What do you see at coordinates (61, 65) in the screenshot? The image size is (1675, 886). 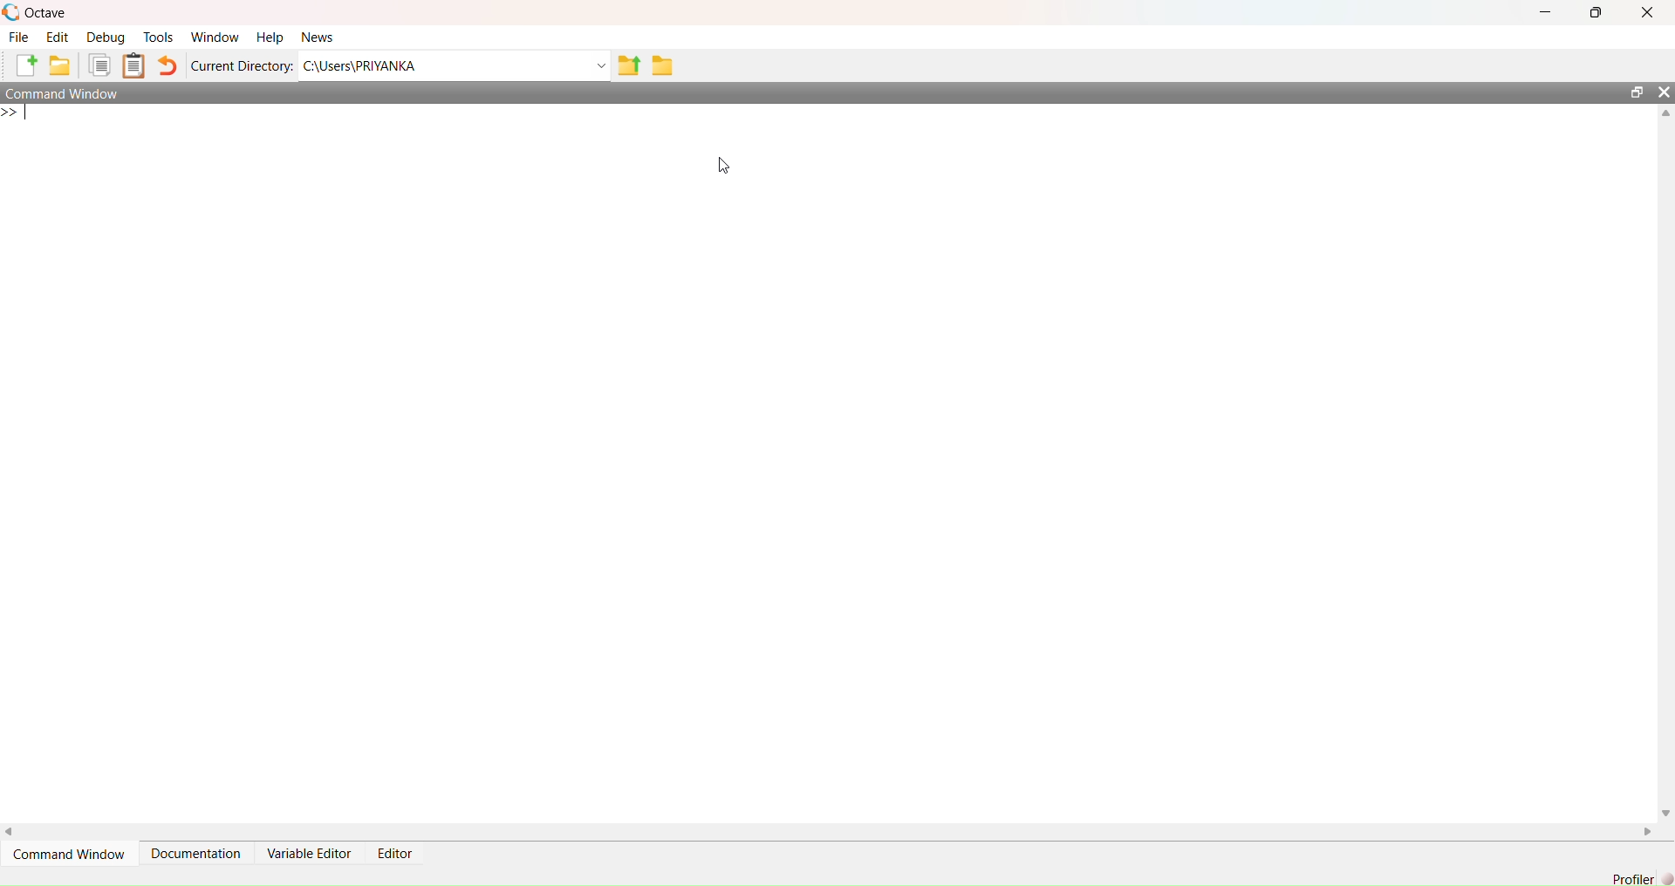 I see `Open an existing file in editor` at bounding box center [61, 65].